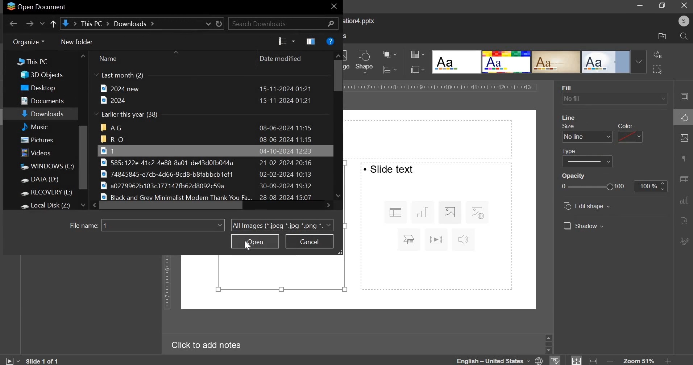 This screenshot has height=365, width=693. I want to click on click to add notes, so click(203, 345).